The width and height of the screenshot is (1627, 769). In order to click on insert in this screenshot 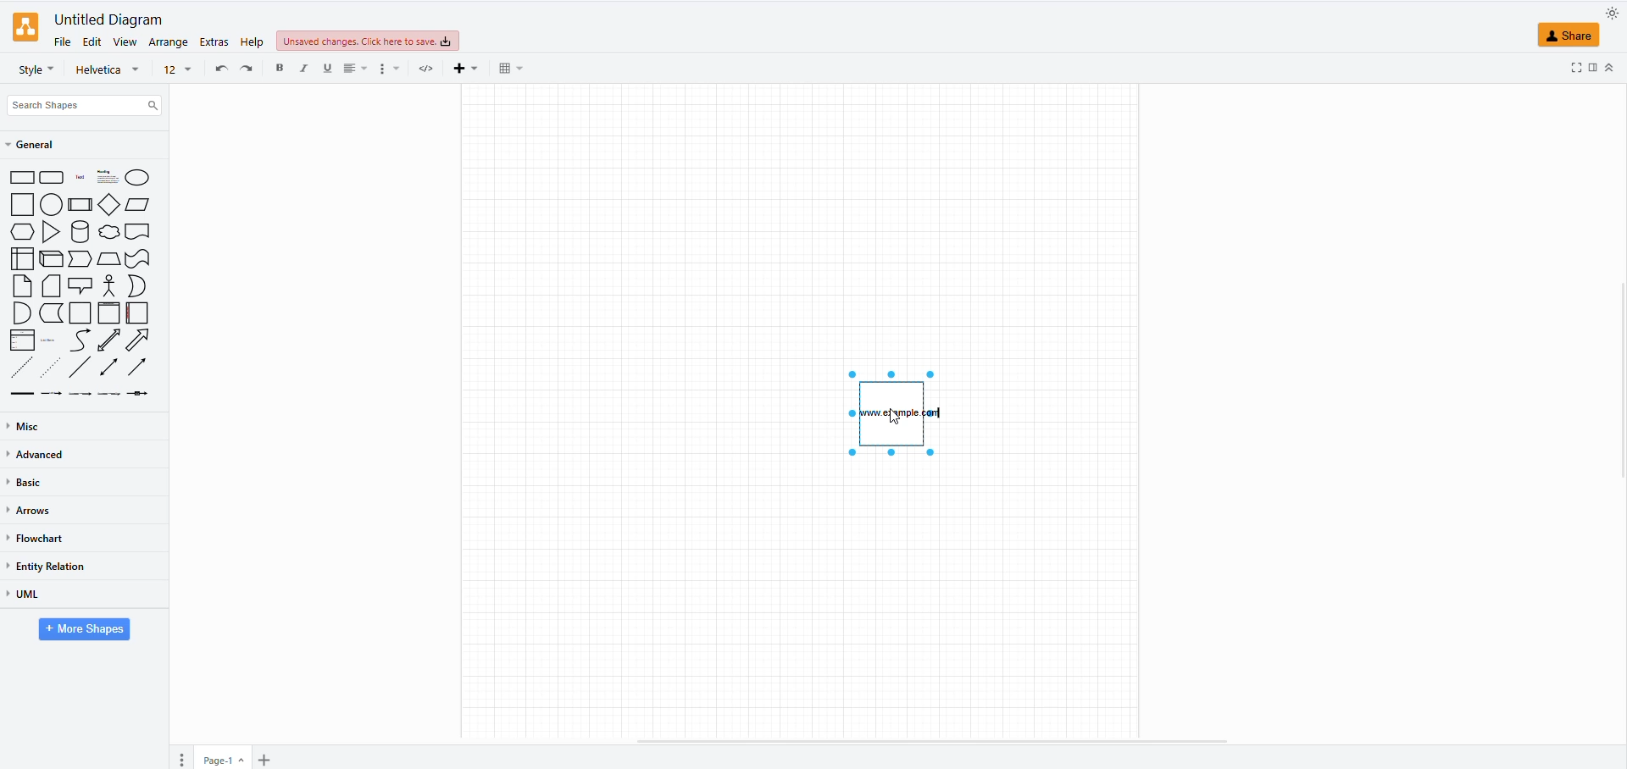, I will do `click(470, 68)`.